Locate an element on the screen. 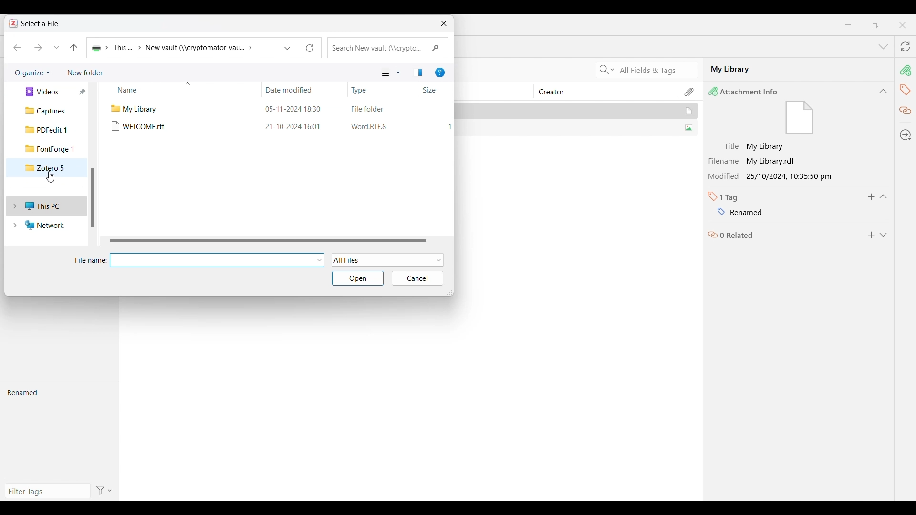 This screenshot has width=916, height=515. Tags is located at coordinates (905, 90).